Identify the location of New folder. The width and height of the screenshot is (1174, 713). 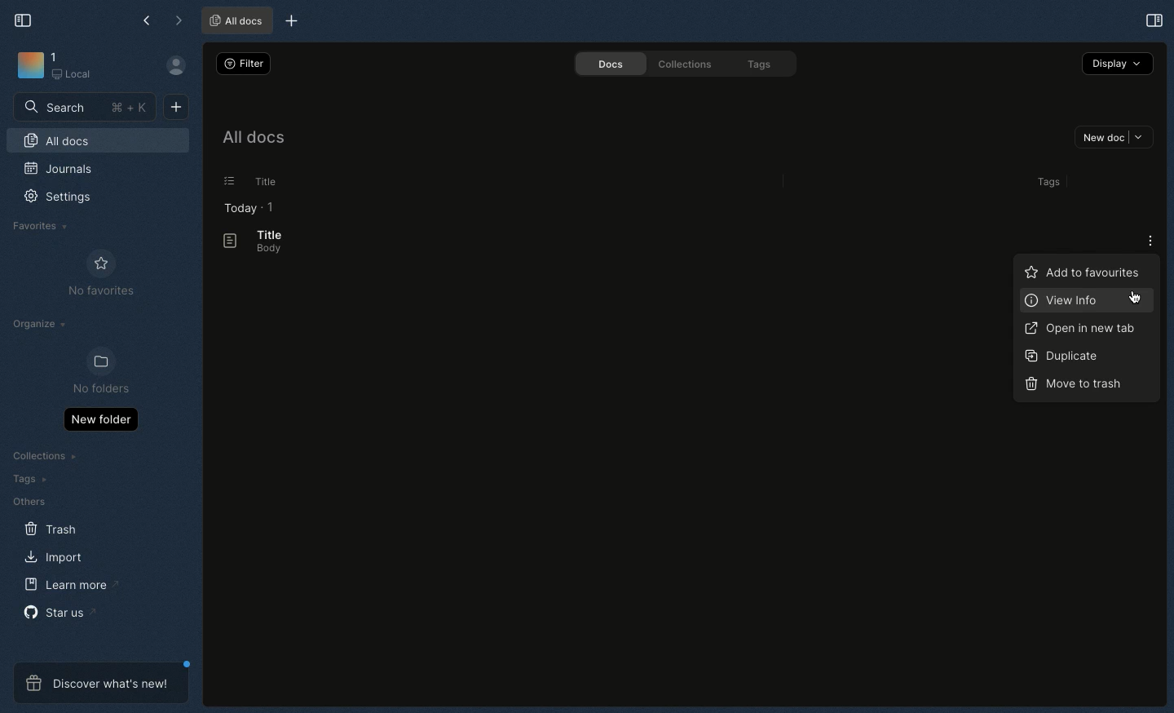
(100, 418).